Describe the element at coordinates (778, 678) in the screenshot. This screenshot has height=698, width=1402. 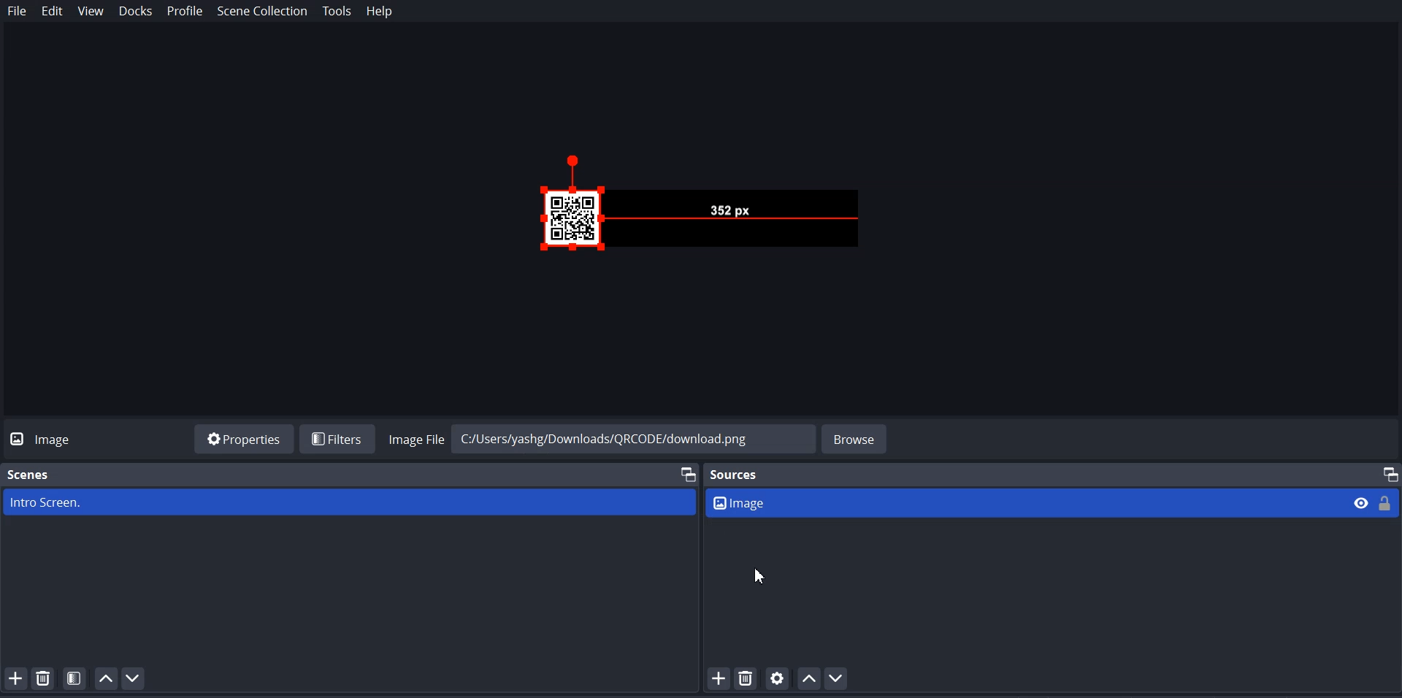
I see `Open Source Properties` at that location.